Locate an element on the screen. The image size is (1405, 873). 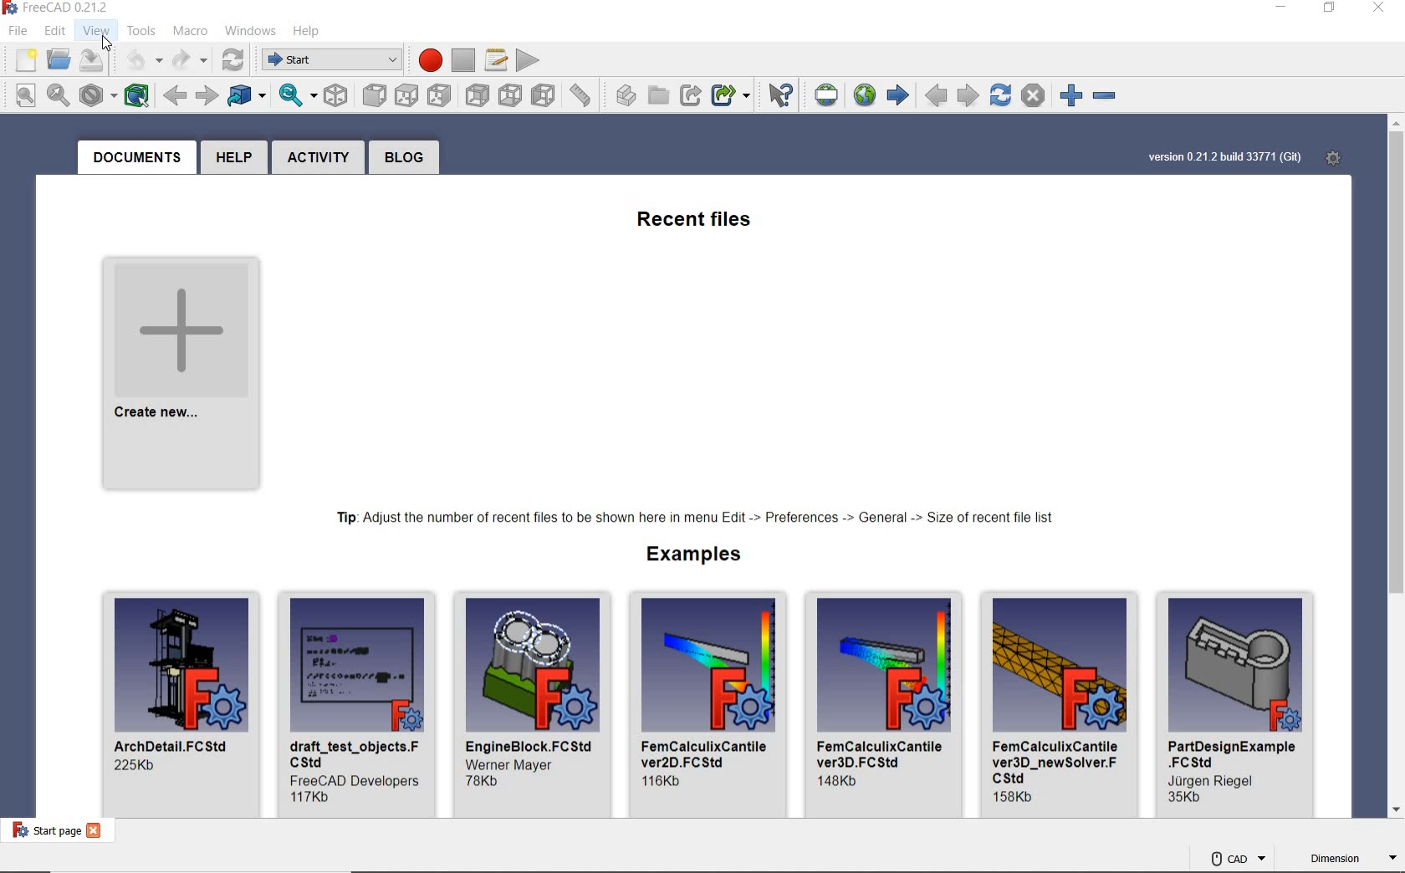
Tips is located at coordinates (696, 518).